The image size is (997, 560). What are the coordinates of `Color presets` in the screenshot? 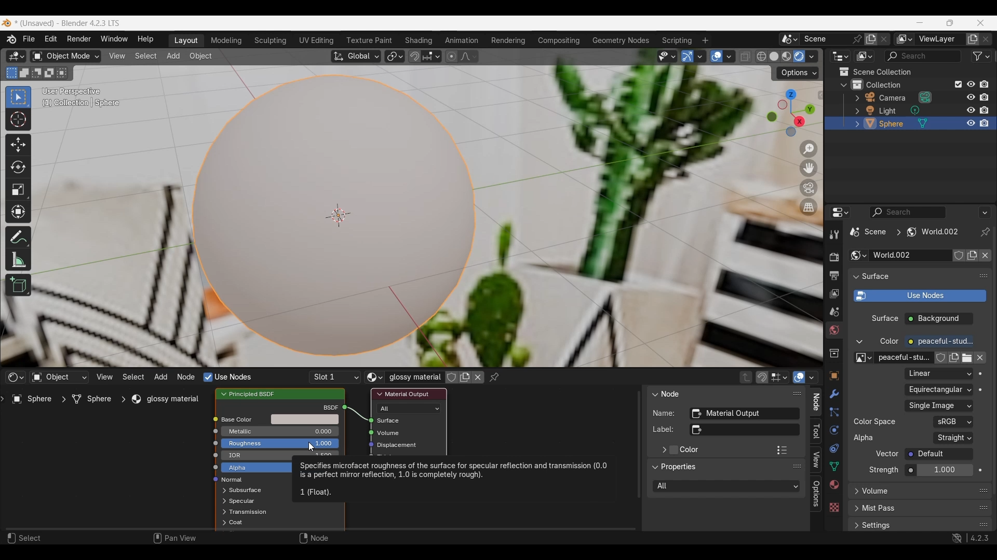 It's located at (782, 450).